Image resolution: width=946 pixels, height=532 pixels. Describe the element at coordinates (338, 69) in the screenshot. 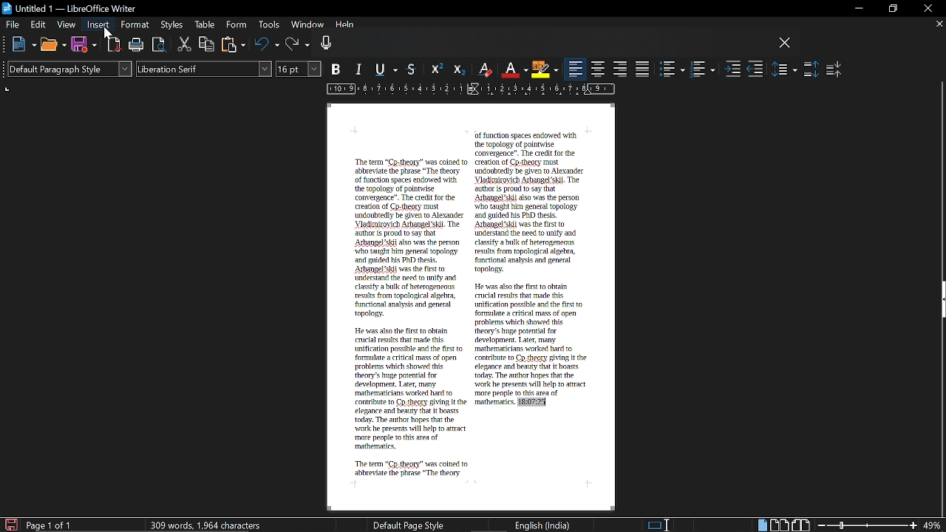

I see `BOld` at that location.